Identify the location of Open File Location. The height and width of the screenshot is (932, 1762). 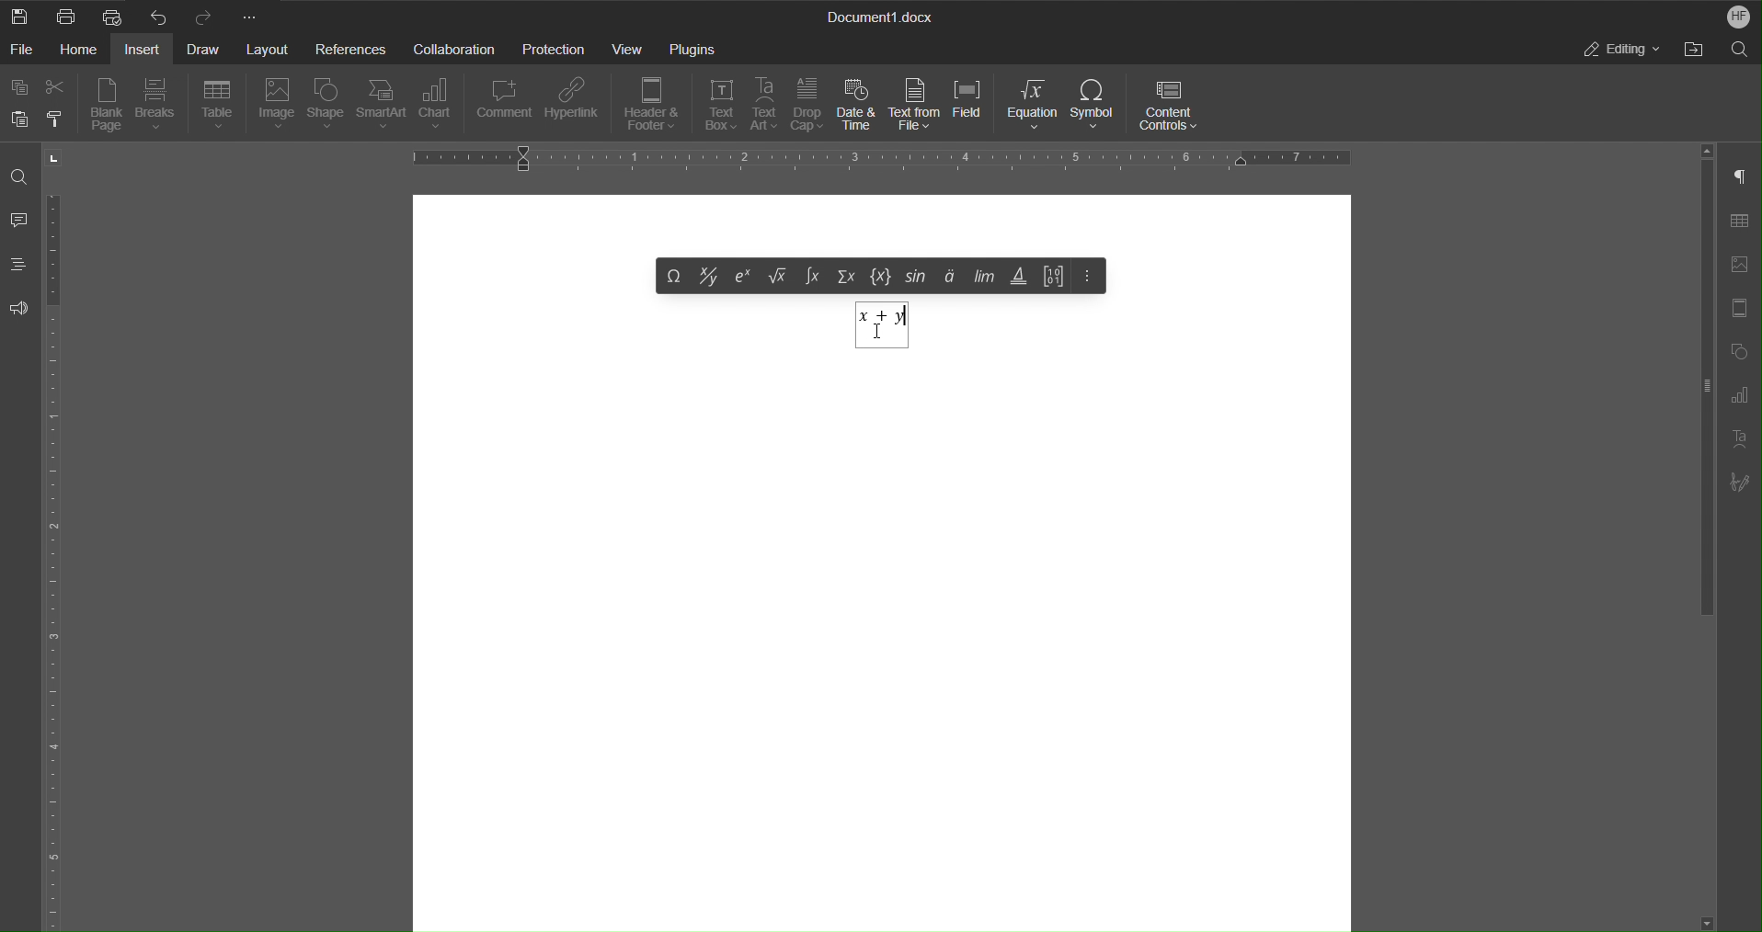
(1699, 51).